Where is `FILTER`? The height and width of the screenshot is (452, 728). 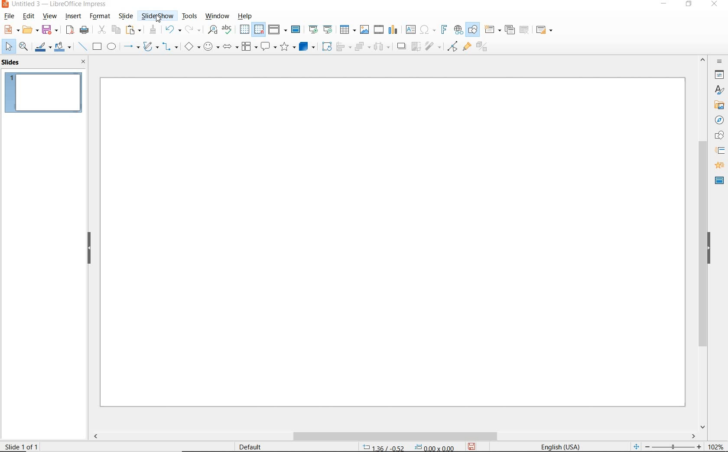 FILTER is located at coordinates (433, 46).